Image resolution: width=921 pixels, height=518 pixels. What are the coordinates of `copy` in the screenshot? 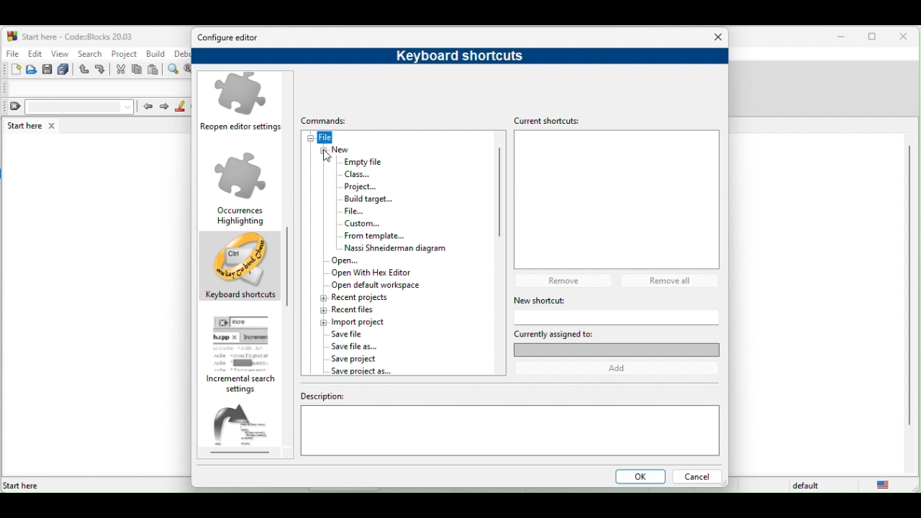 It's located at (137, 71).